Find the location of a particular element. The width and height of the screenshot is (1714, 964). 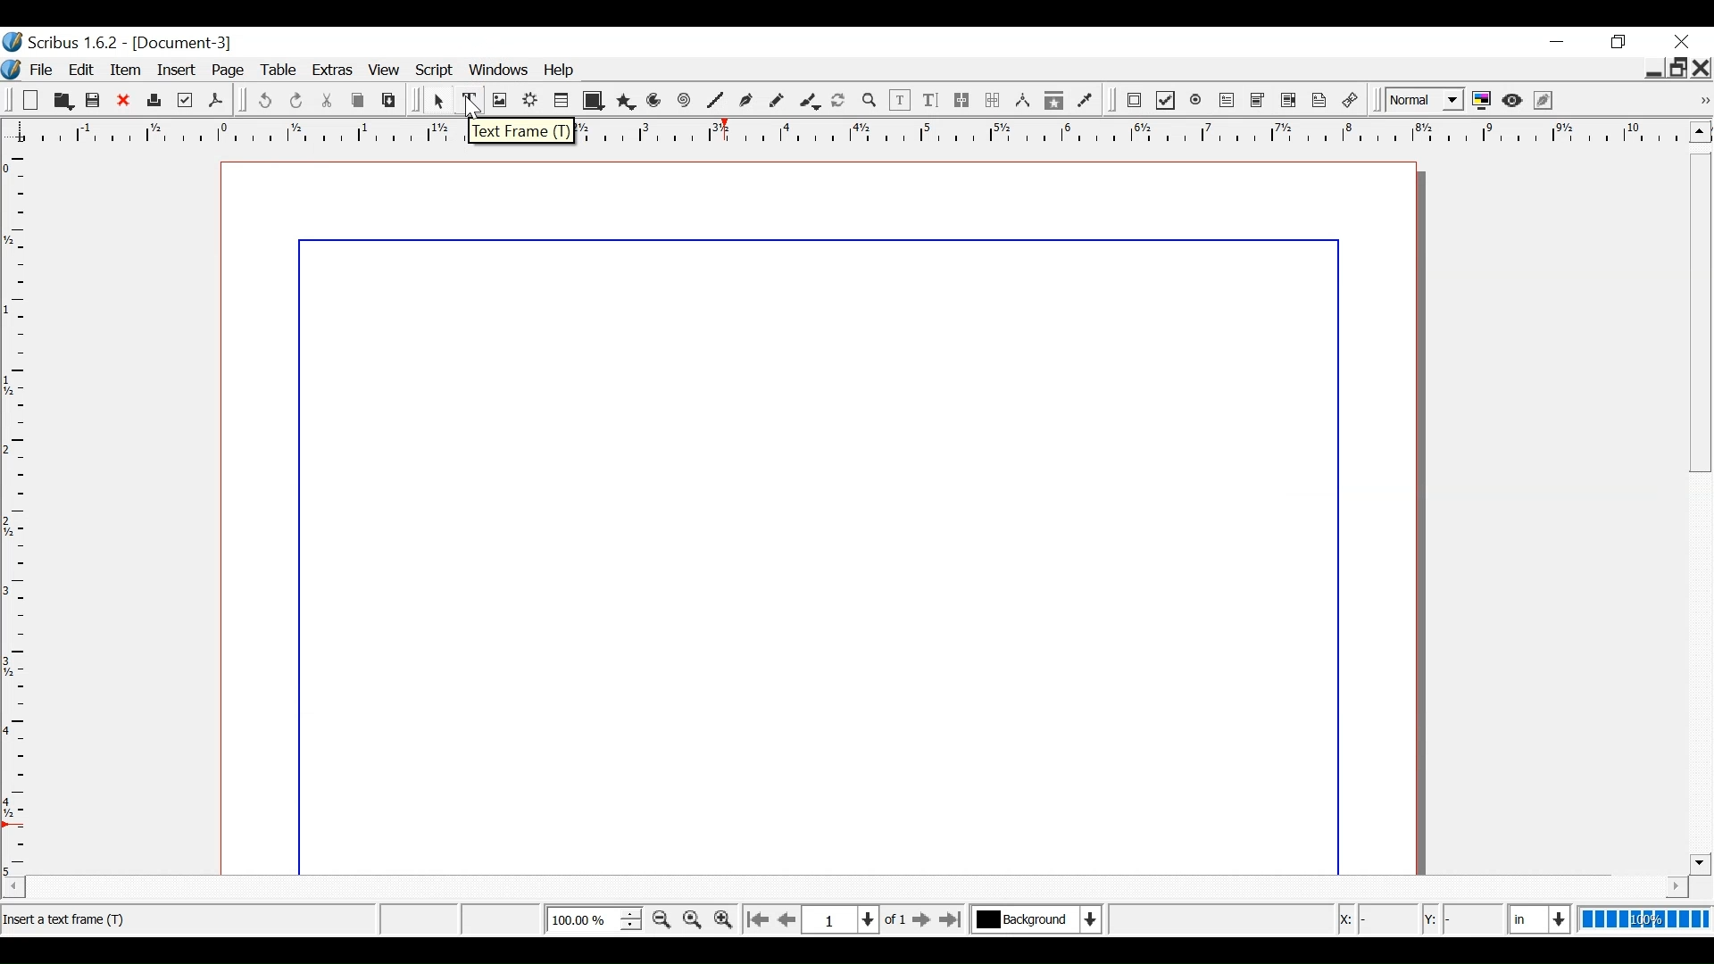

Paste is located at coordinates (392, 99).